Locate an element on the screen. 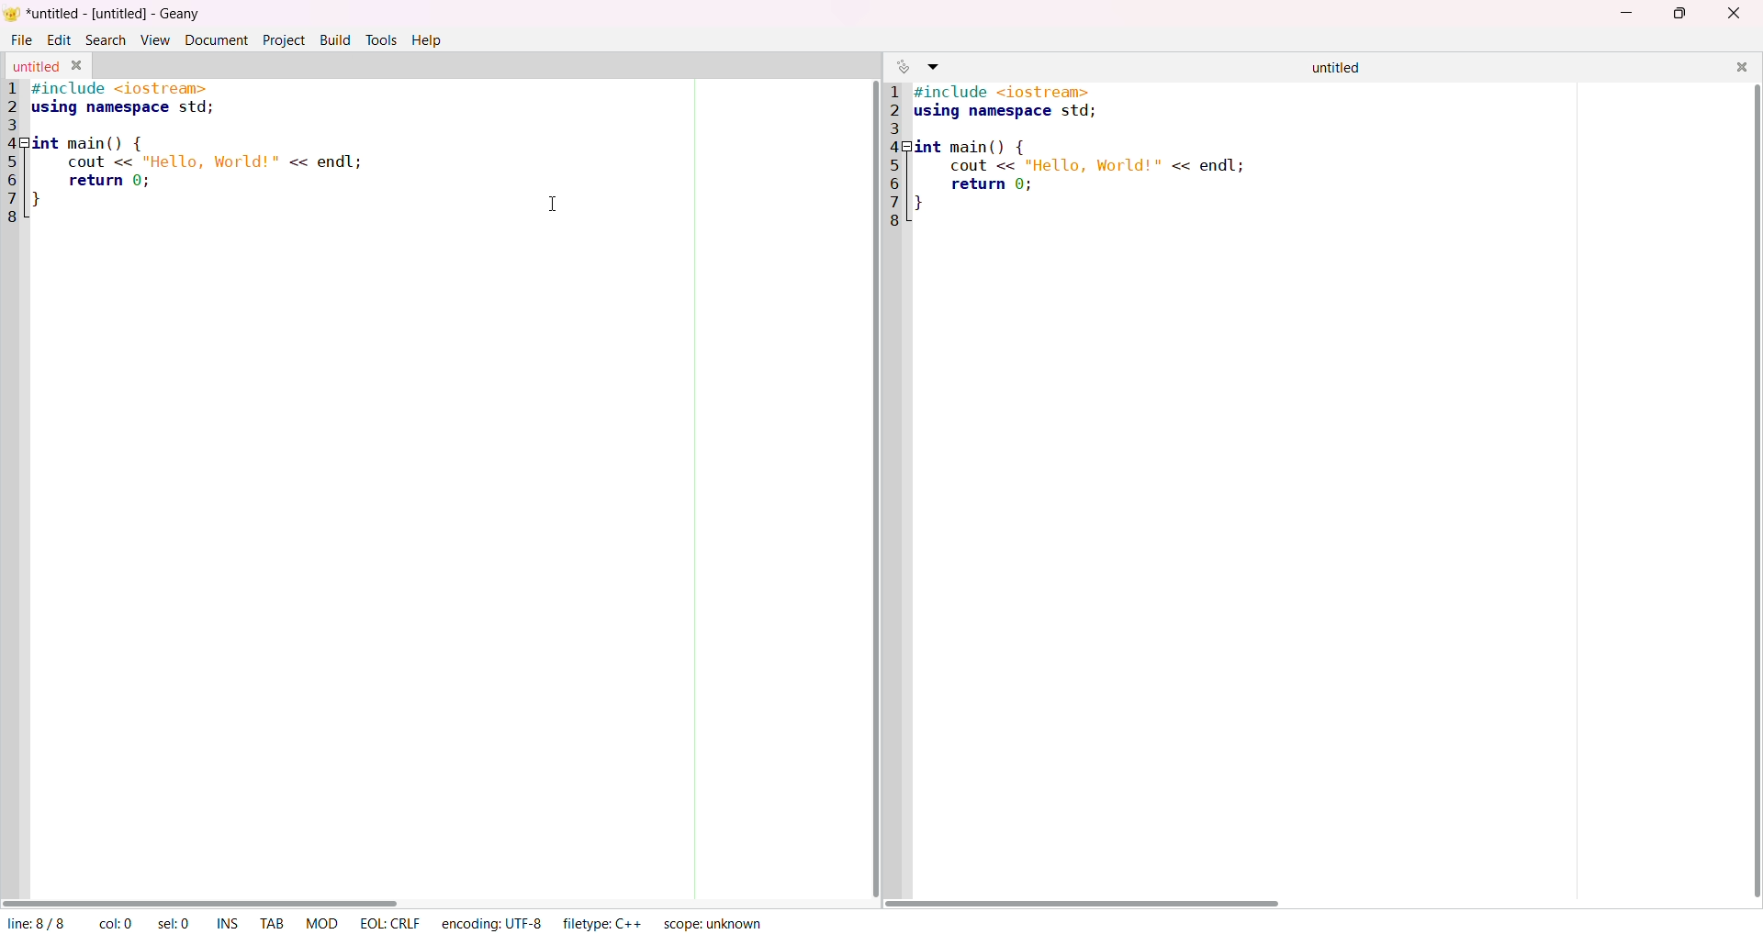 The image size is (1763, 934). Project is located at coordinates (284, 39).